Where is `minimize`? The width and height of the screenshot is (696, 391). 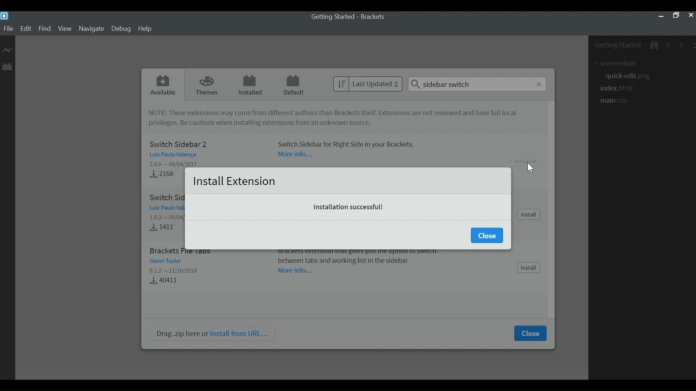 minimize is located at coordinates (660, 16).